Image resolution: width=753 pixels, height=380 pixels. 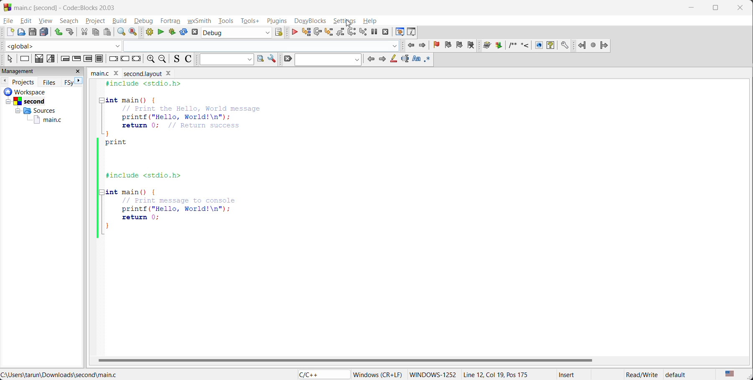 What do you see at coordinates (348, 23) in the screenshot?
I see `cursor` at bounding box center [348, 23].